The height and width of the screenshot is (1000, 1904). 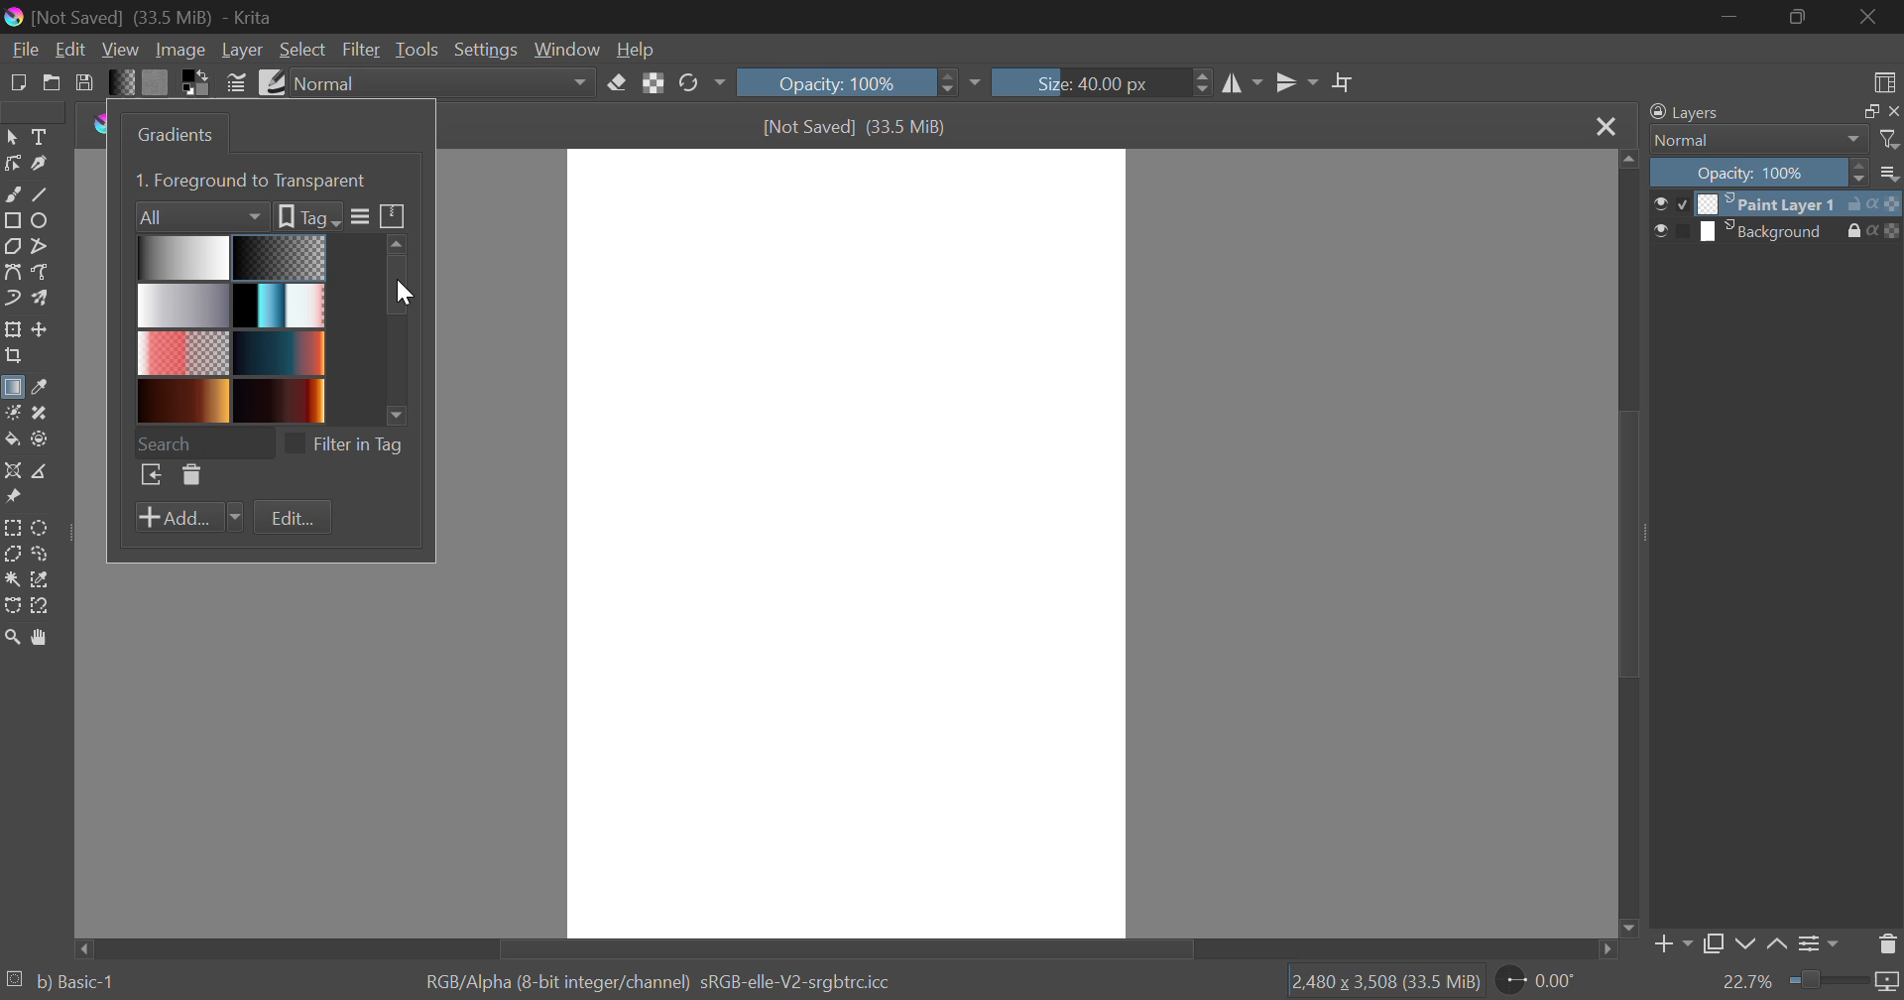 What do you see at coordinates (1801, 19) in the screenshot?
I see `Minimize` at bounding box center [1801, 19].